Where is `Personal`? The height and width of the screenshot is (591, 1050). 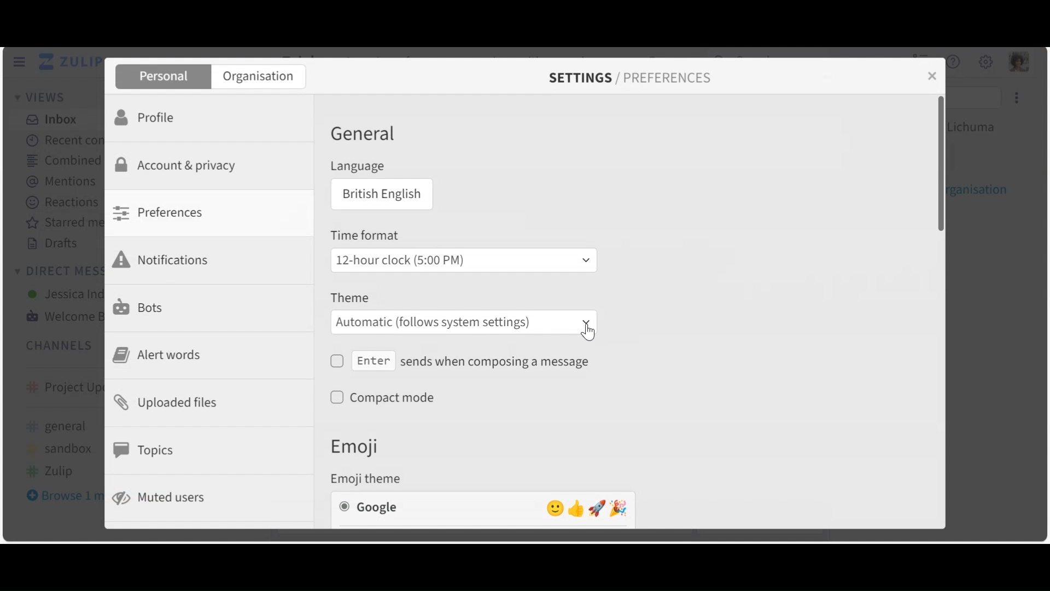
Personal is located at coordinates (163, 77).